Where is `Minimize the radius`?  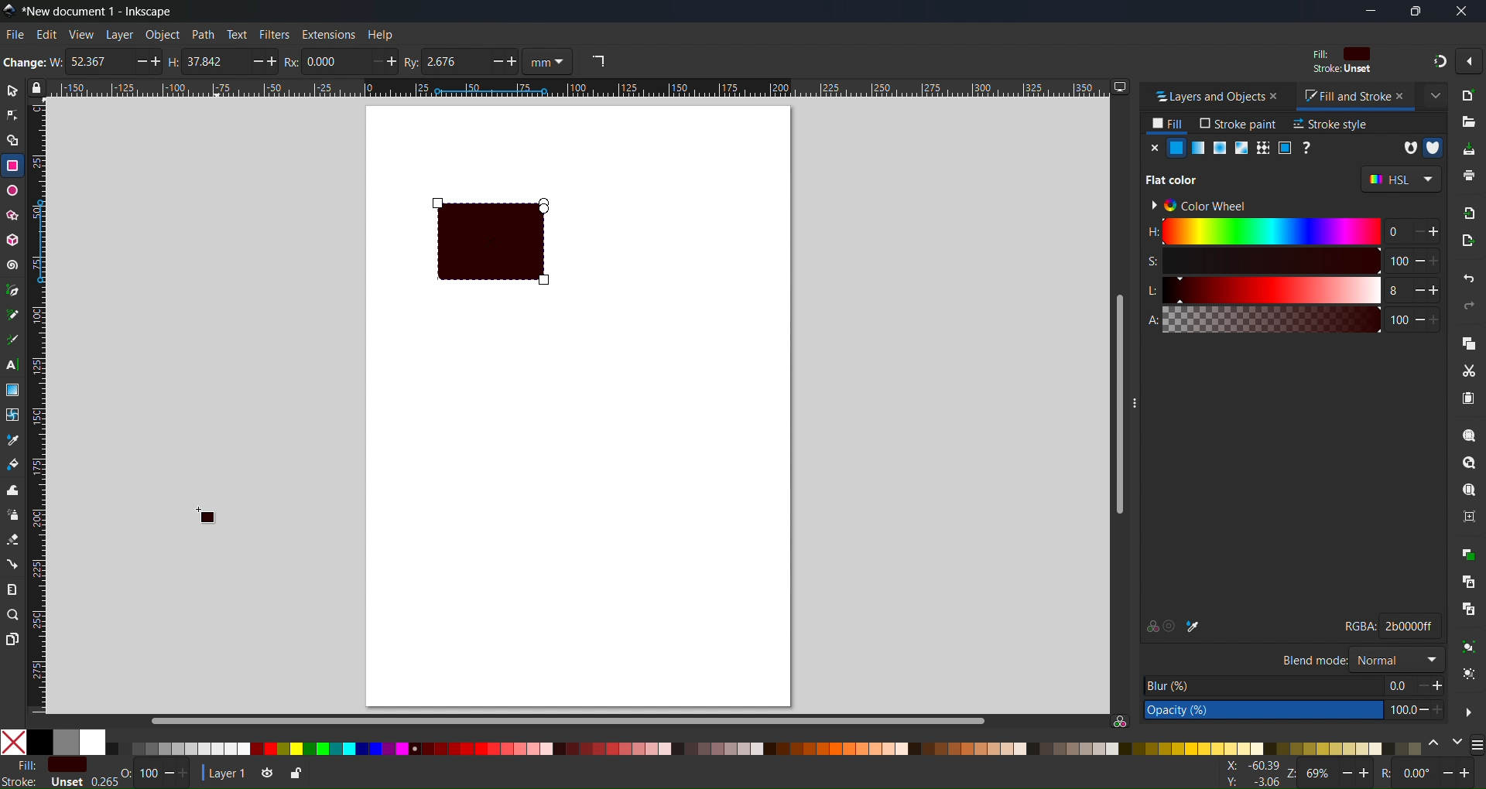
Minimize the radius is located at coordinates (495, 63).